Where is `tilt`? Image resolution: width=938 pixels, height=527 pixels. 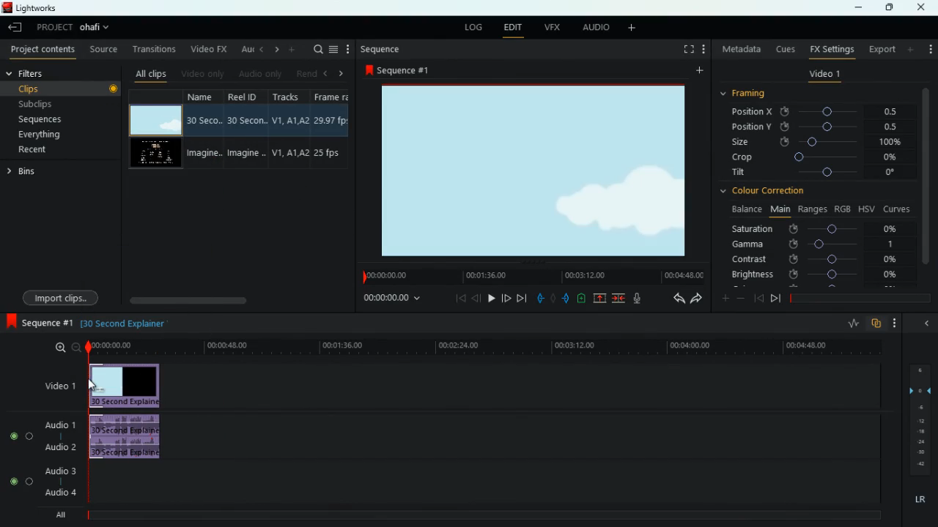 tilt is located at coordinates (815, 174).